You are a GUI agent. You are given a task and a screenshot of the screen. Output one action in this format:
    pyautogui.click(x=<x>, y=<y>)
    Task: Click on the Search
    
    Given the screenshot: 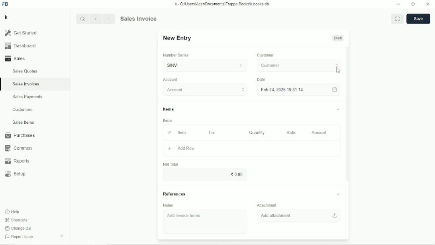 What is the action you would take?
    pyautogui.click(x=83, y=19)
    